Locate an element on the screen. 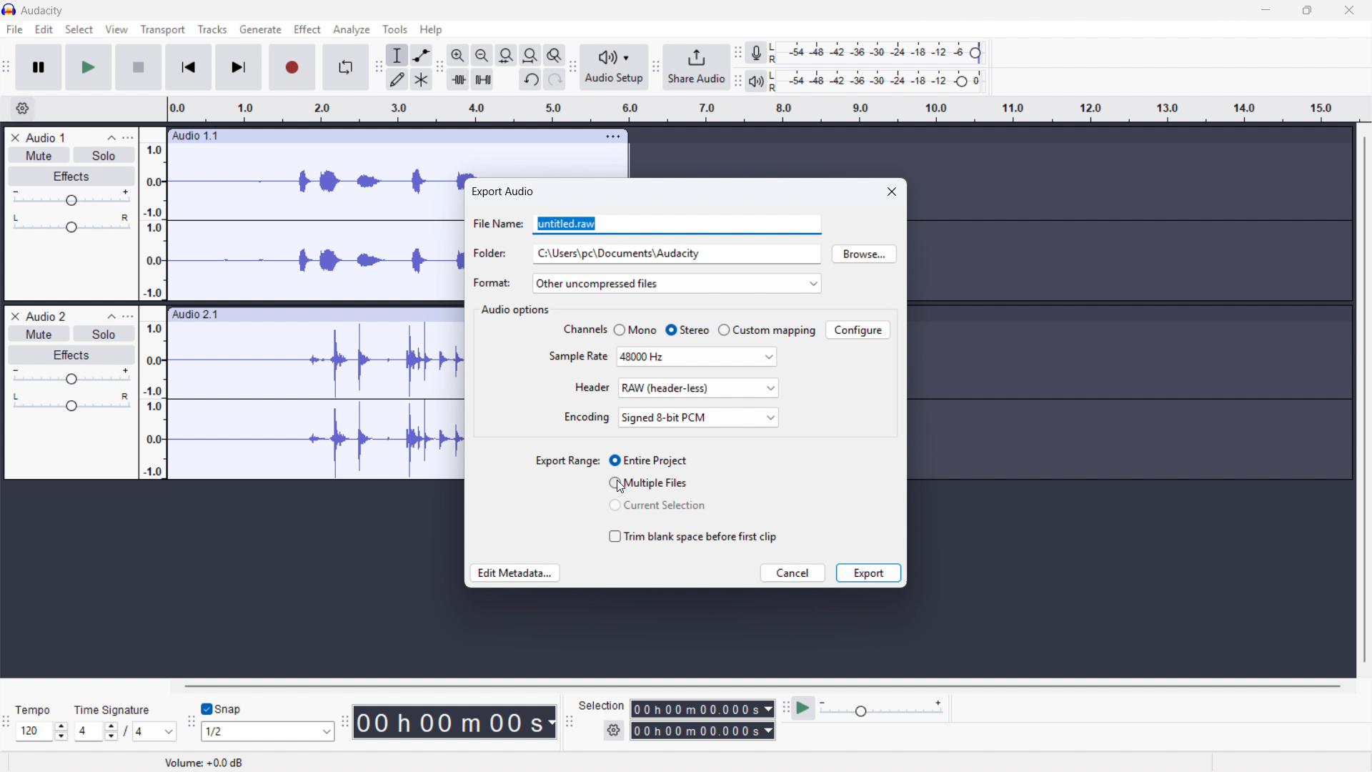  Edit metadata is located at coordinates (514, 573).